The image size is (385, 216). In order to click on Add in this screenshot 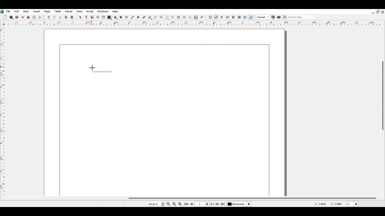, I will do `click(5, 17)`.